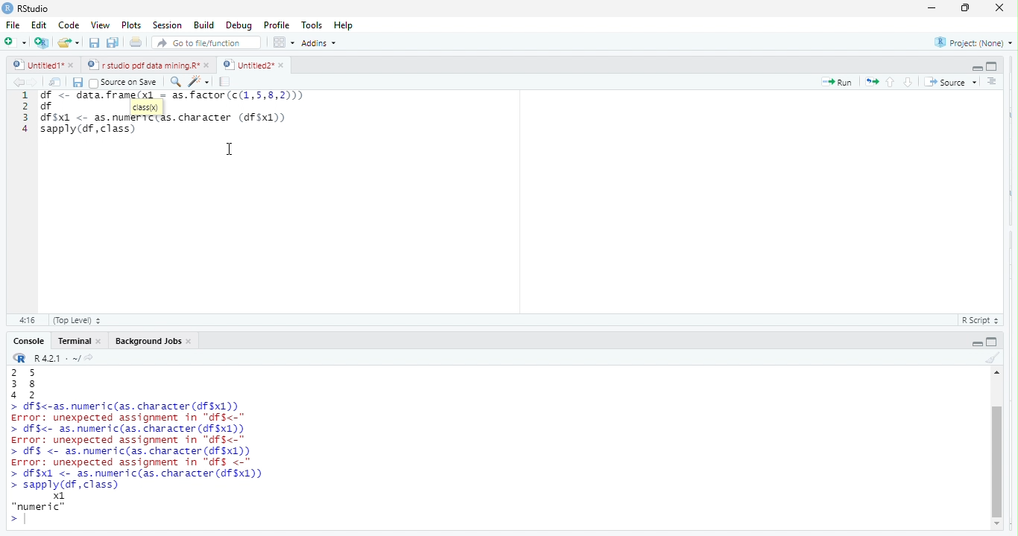  I want to click on show in new window., so click(57, 83).